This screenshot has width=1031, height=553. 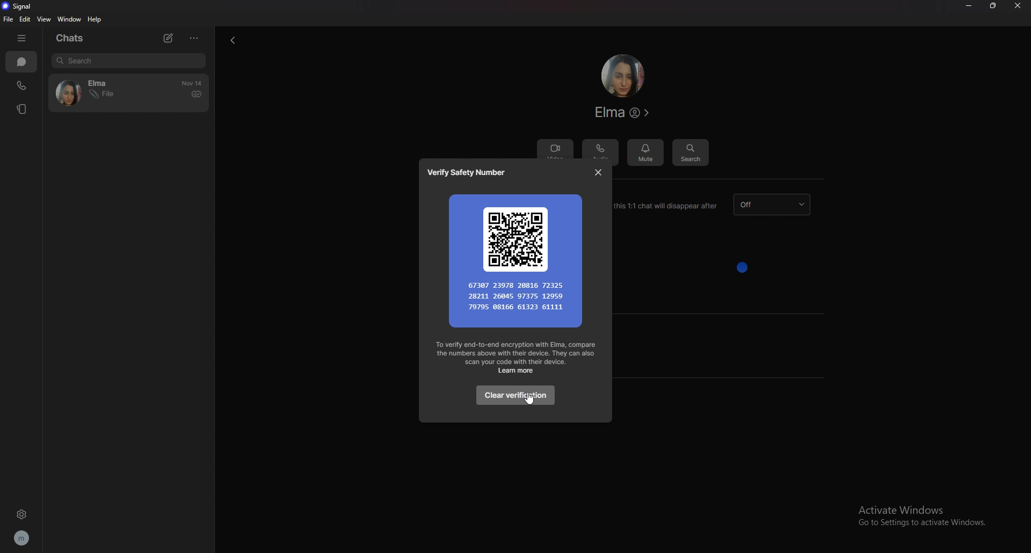 What do you see at coordinates (21, 514) in the screenshot?
I see `settings` at bounding box center [21, 514].